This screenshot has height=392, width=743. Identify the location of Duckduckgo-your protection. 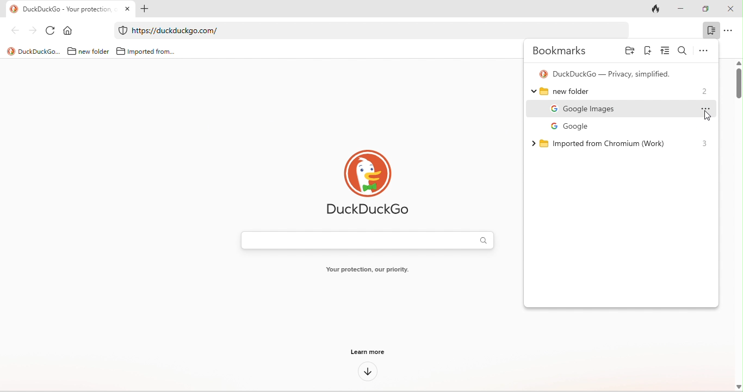
(66, 8).